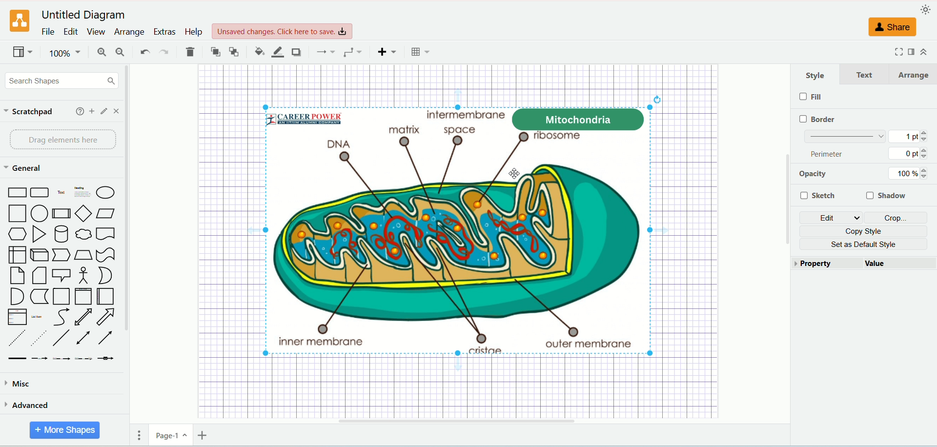  I want to click on List Item, so click(38, 317).